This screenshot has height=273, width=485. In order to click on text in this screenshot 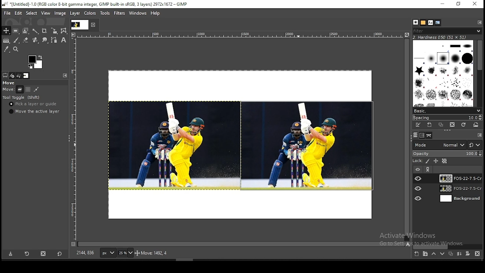, I will do `click(189, 253)`.